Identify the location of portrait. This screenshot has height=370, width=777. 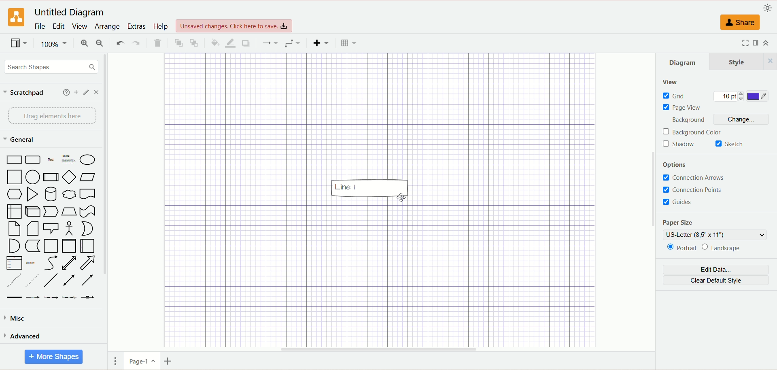
(683, 248).